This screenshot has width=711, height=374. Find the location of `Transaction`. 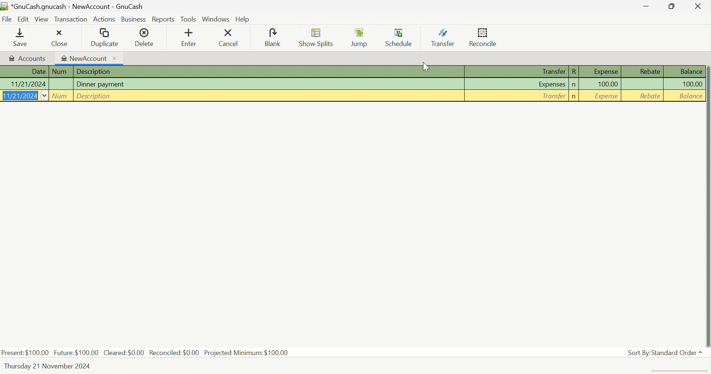

Transaction is located at coordinates (71, 19).